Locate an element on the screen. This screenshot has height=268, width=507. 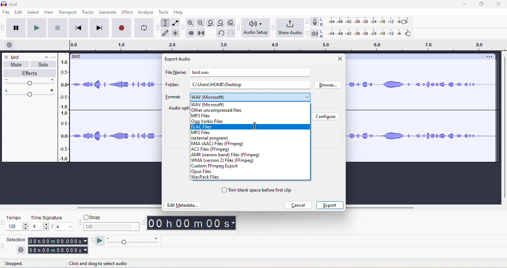
enable looping is located at coordinates (144, 28).